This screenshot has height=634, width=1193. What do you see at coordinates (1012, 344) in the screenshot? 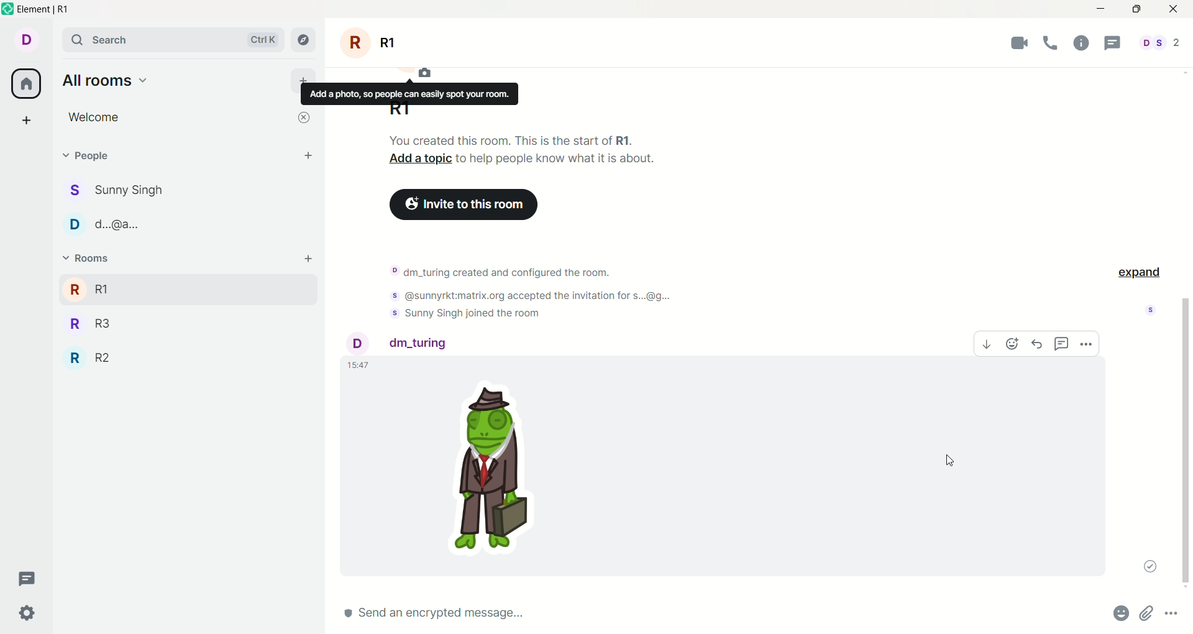
I see `emoji` at bounding box center [1012, 344].